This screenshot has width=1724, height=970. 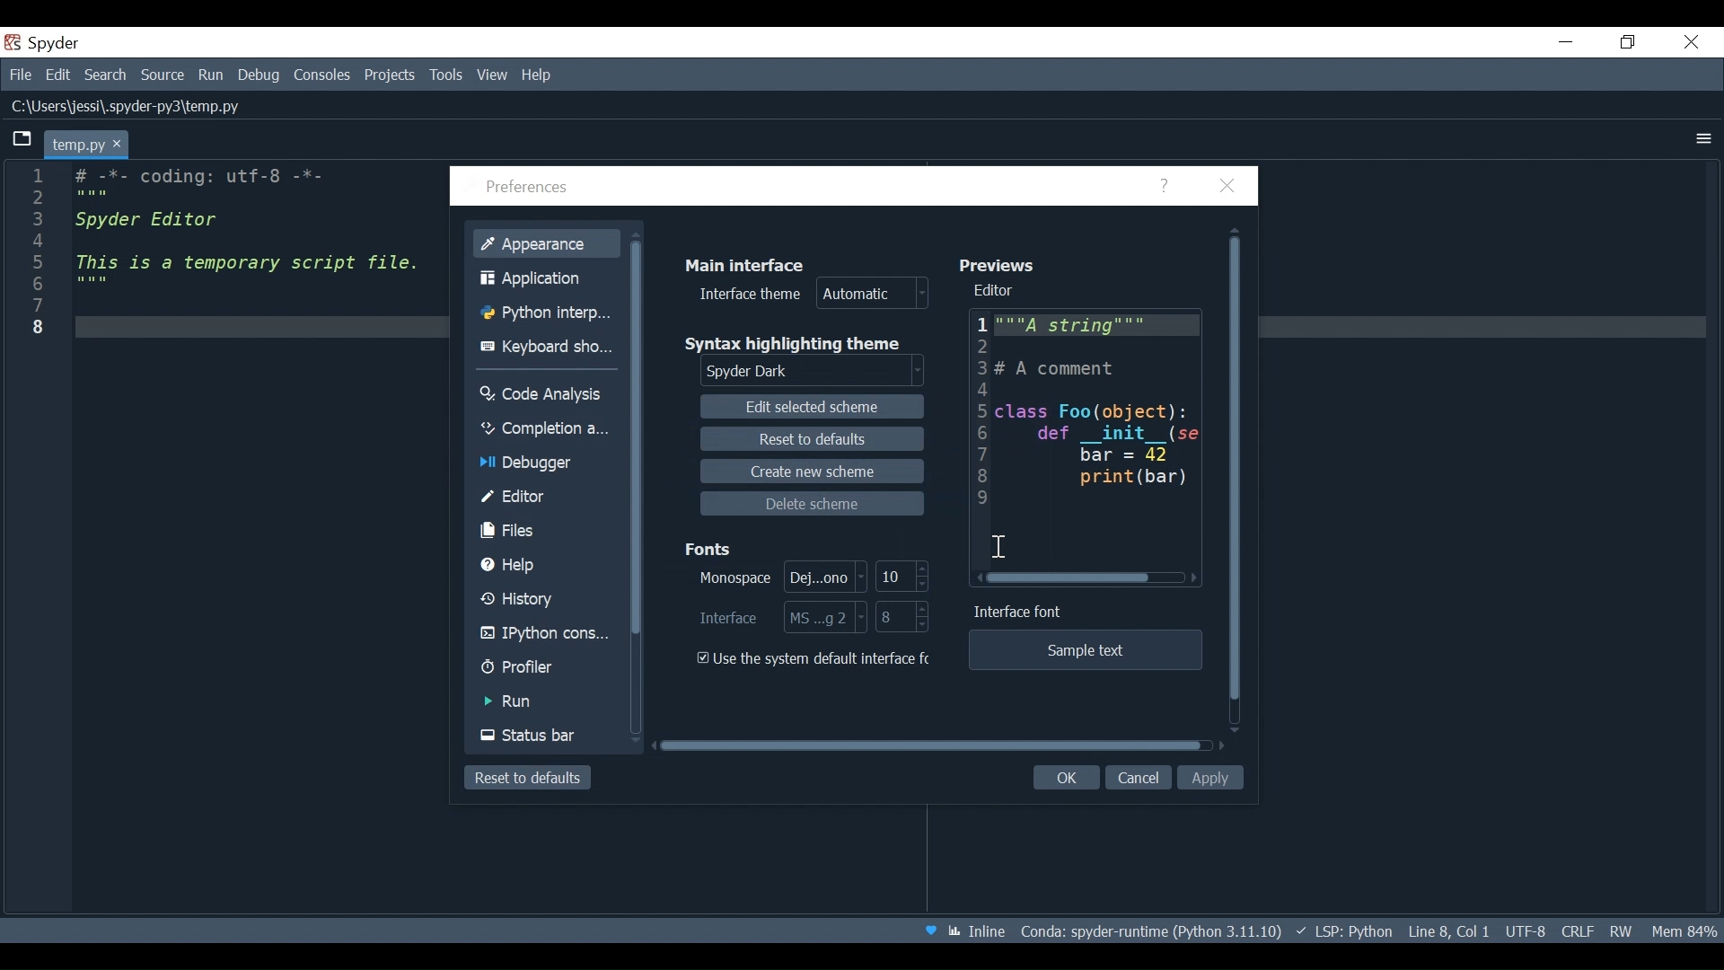 What do you see at coordinates (548, 736) in the screenshot?
I see `Status bar` at bounding box center [548, 736].